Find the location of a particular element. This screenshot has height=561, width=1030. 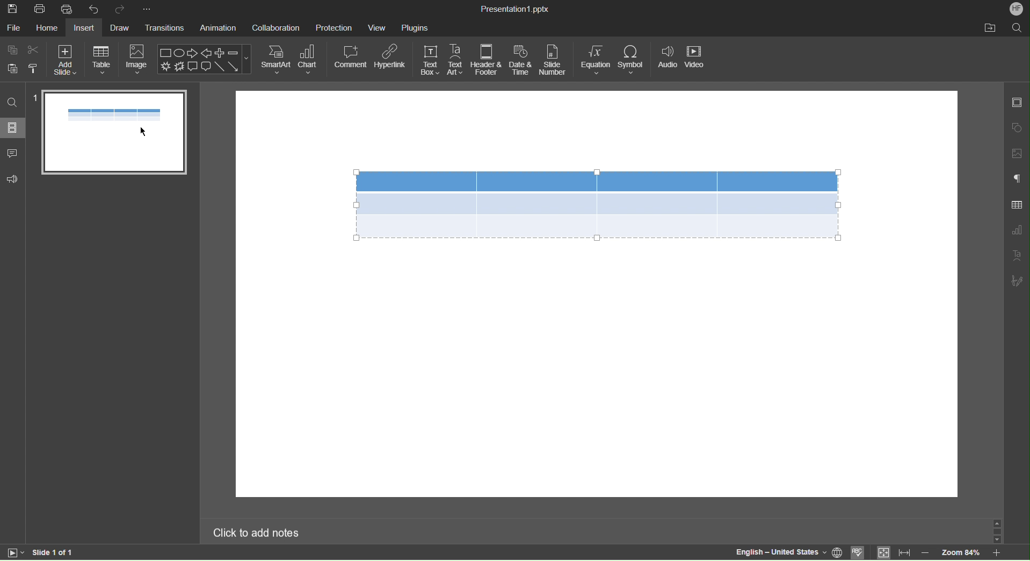

Hyperlink is located at coordinates (392, 58).